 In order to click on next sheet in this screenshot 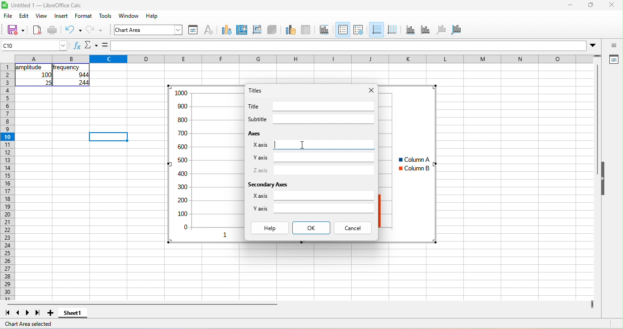, I will do `click(27, 313)`.